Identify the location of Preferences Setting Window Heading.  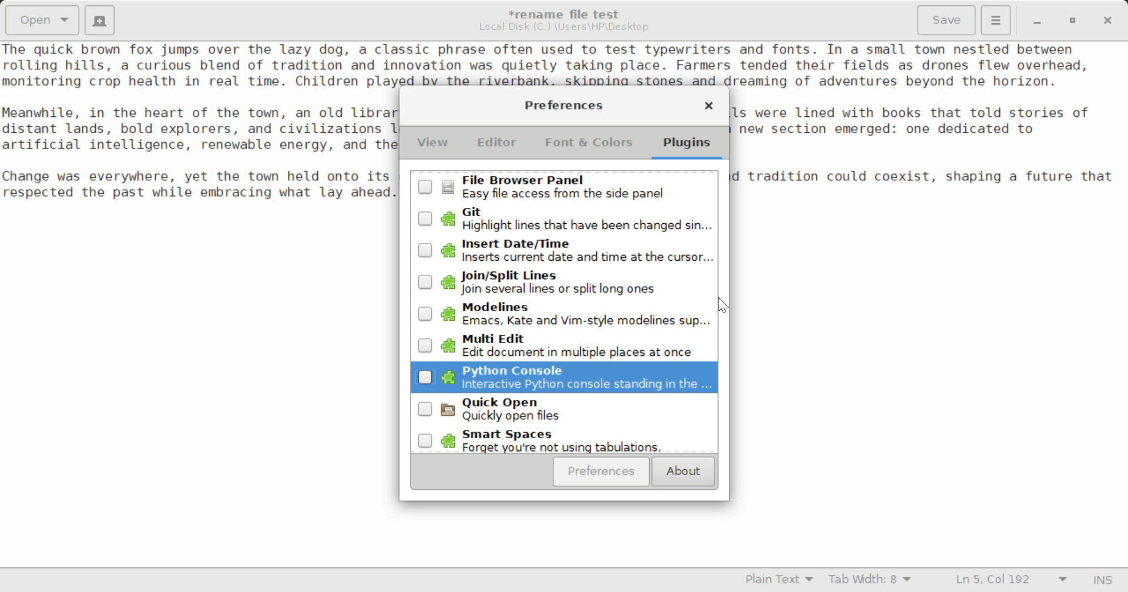
(563, 105).